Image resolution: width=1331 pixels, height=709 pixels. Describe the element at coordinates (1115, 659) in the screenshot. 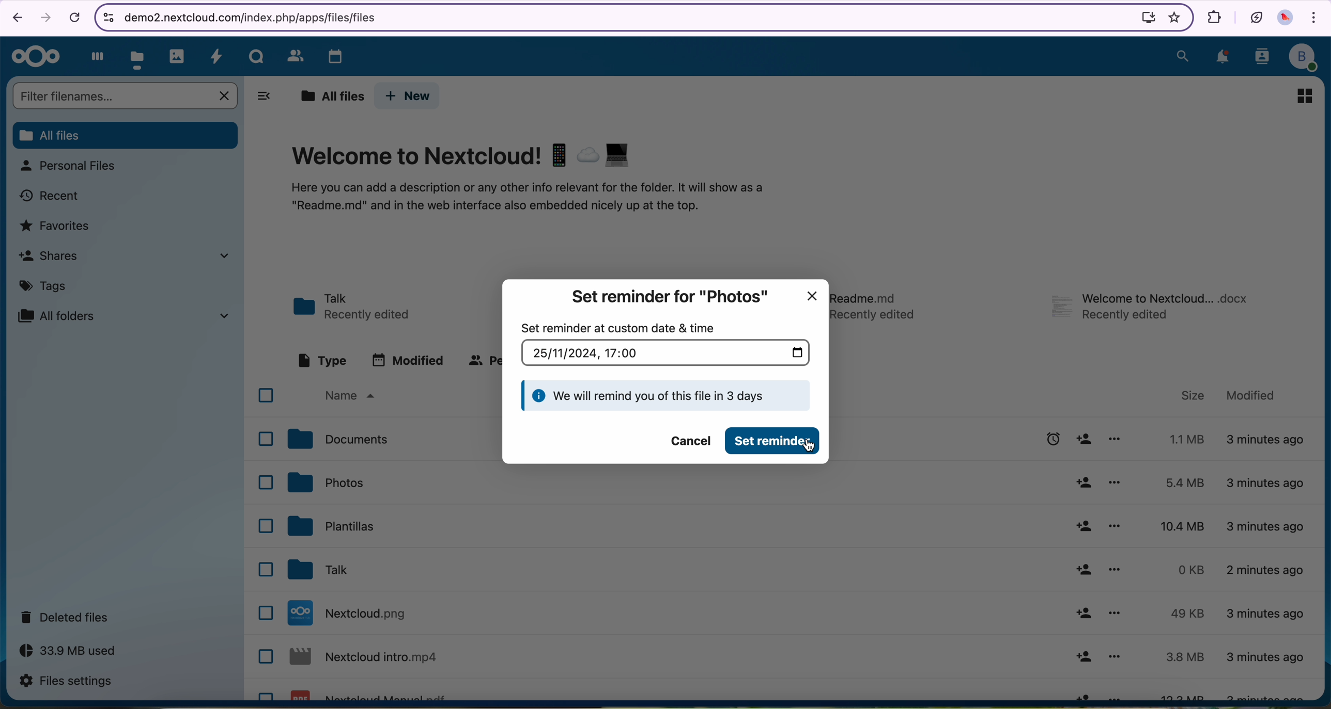

I see `more options` at that location.